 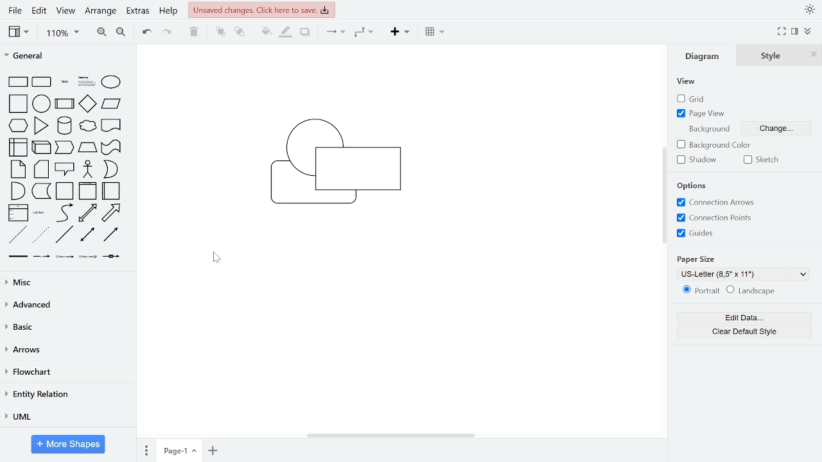 What do you see at coordinates (170, 11) in the screenshot?
I see `help` at bounding box center [170, 11].